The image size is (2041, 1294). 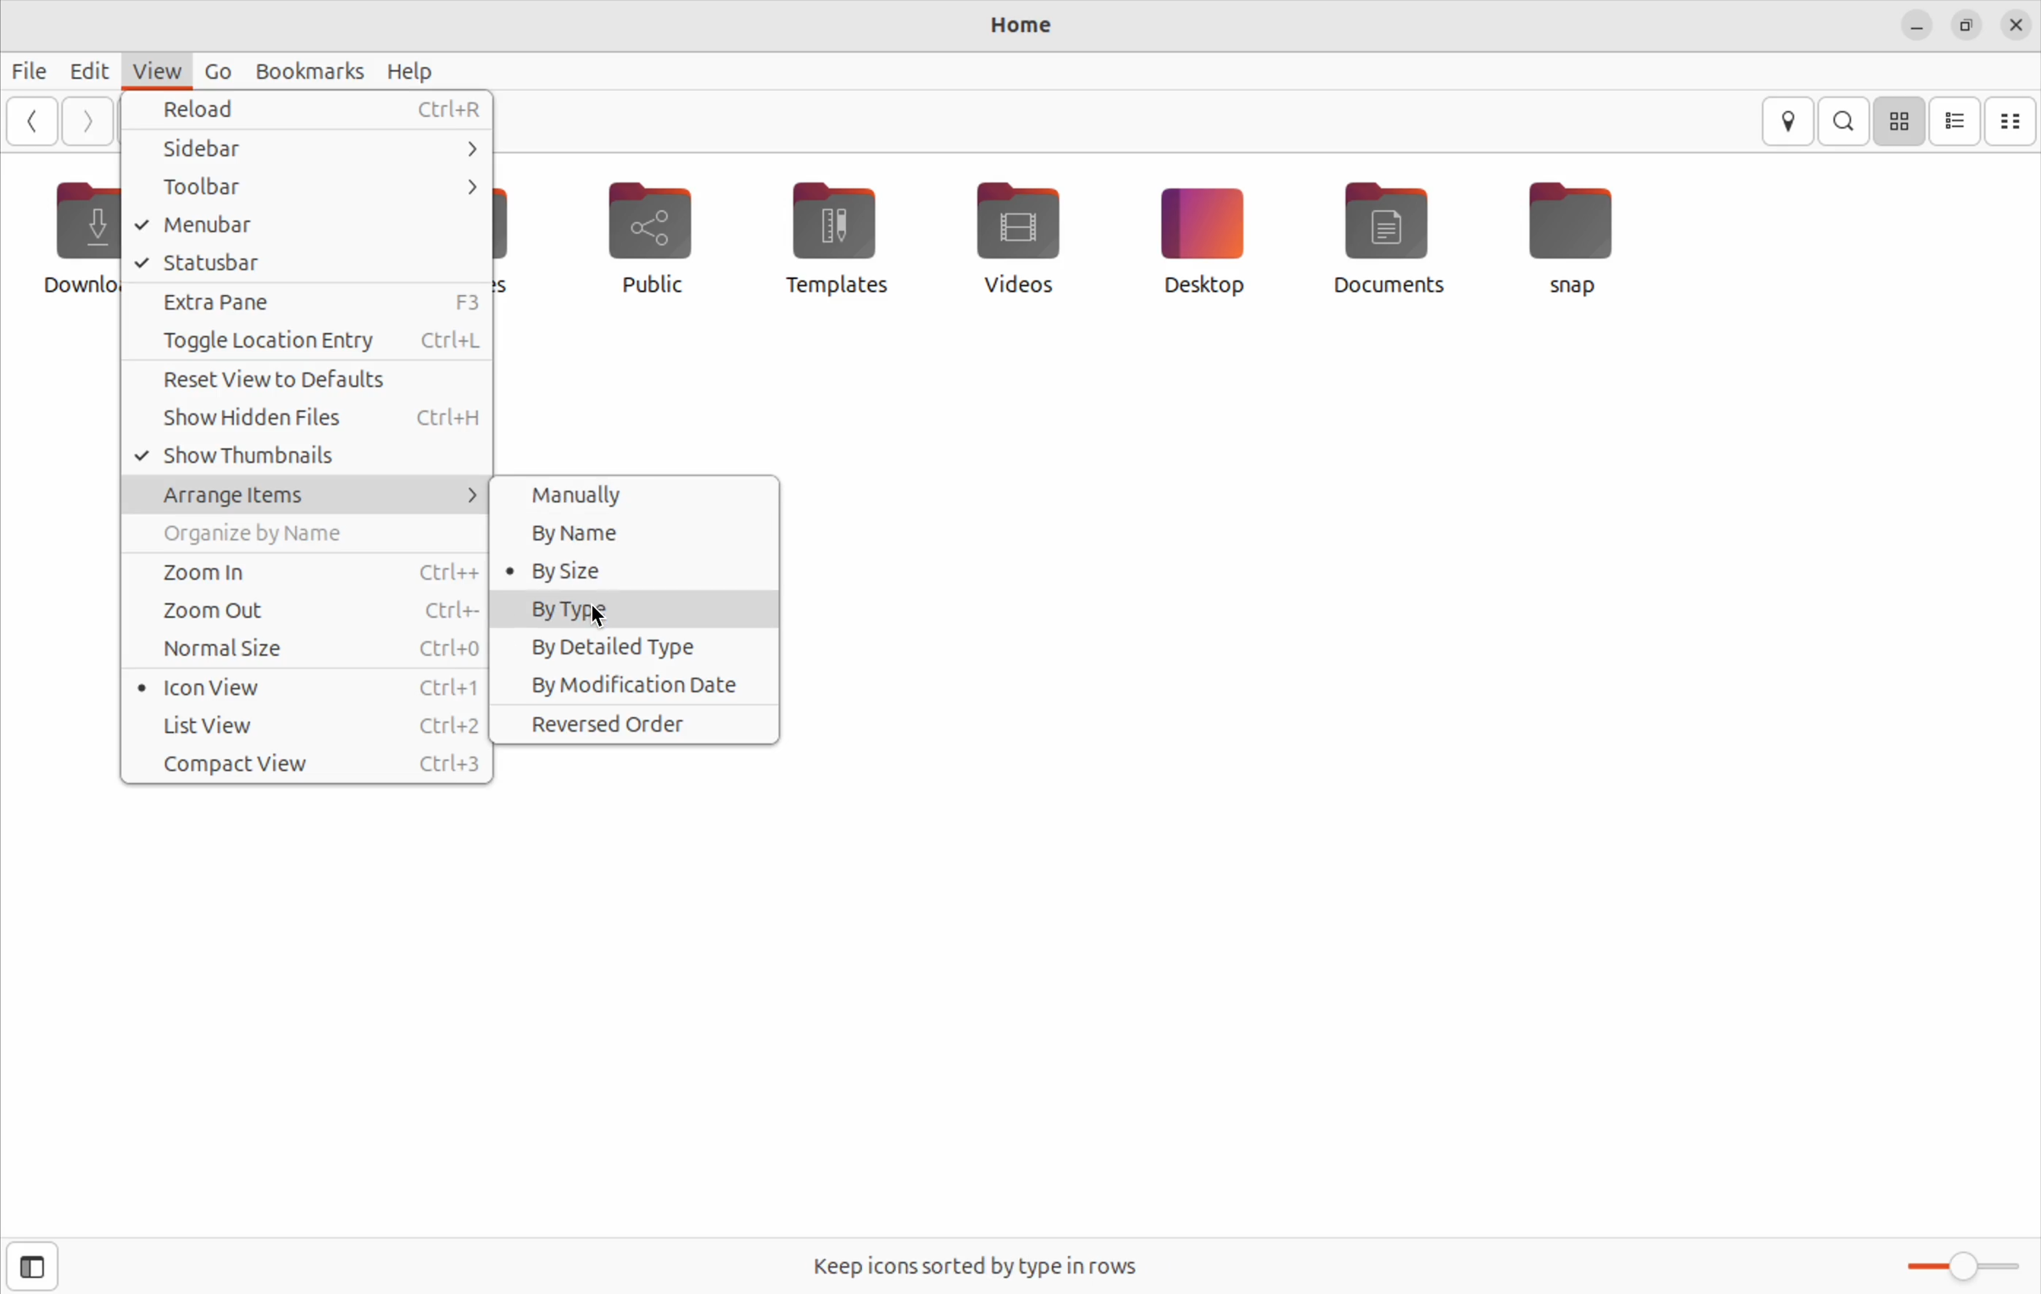 What do you see at coordinates (30, 120) in the screenshot?
I see `Go back` at bounding box center [30, 120].